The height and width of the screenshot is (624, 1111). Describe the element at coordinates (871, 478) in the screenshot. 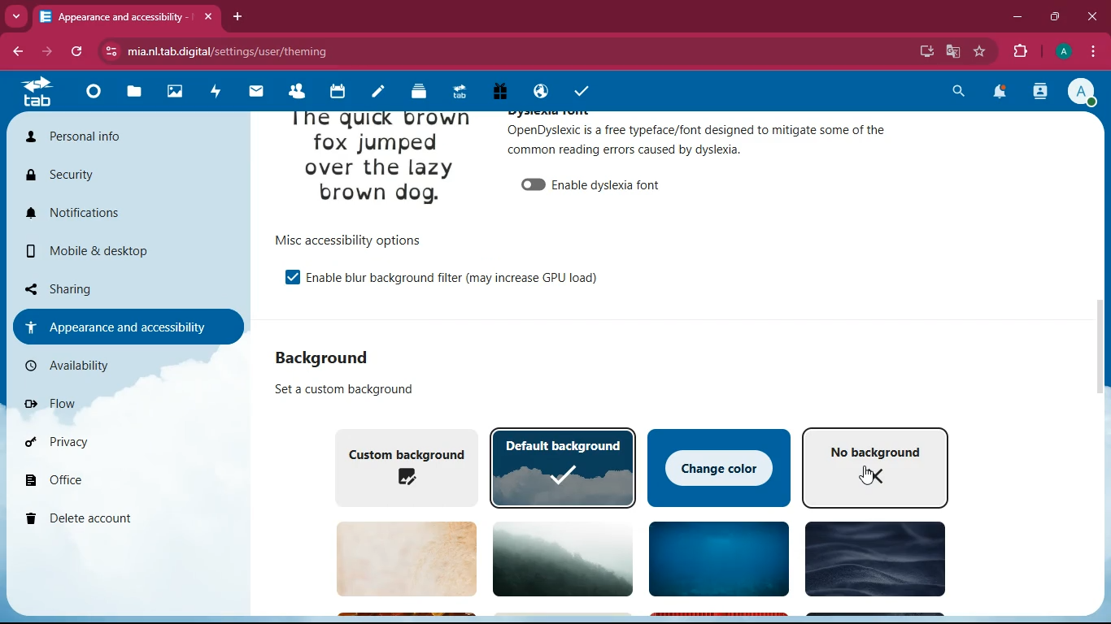

I see `cursor` at that location.